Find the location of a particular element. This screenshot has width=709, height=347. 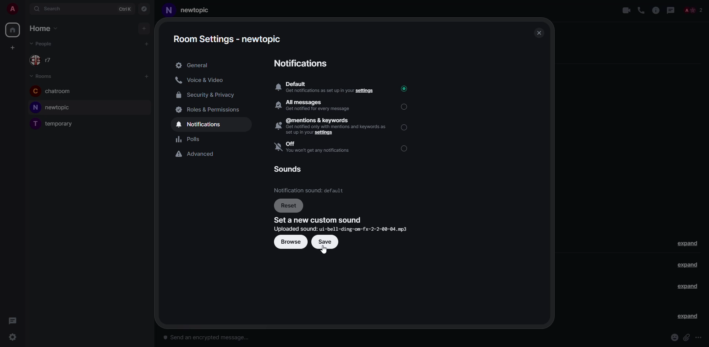

home is located at coordinates (13, 30).